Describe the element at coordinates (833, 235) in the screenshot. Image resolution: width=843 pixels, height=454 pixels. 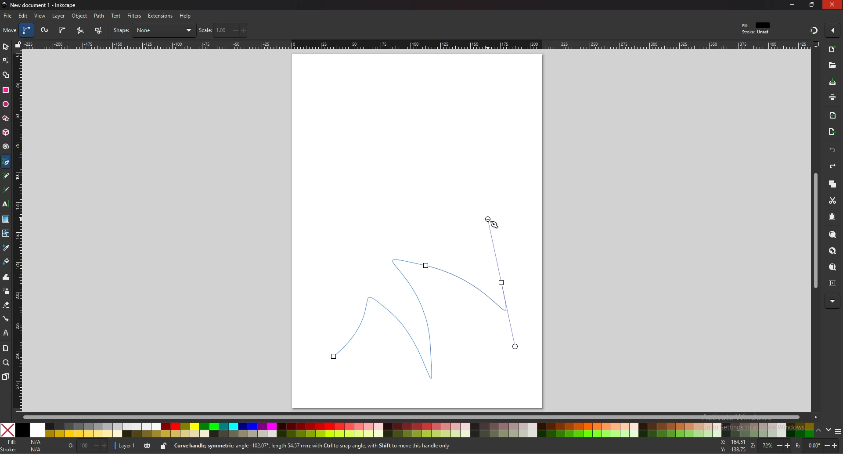
I see `zoom selection` at that location.